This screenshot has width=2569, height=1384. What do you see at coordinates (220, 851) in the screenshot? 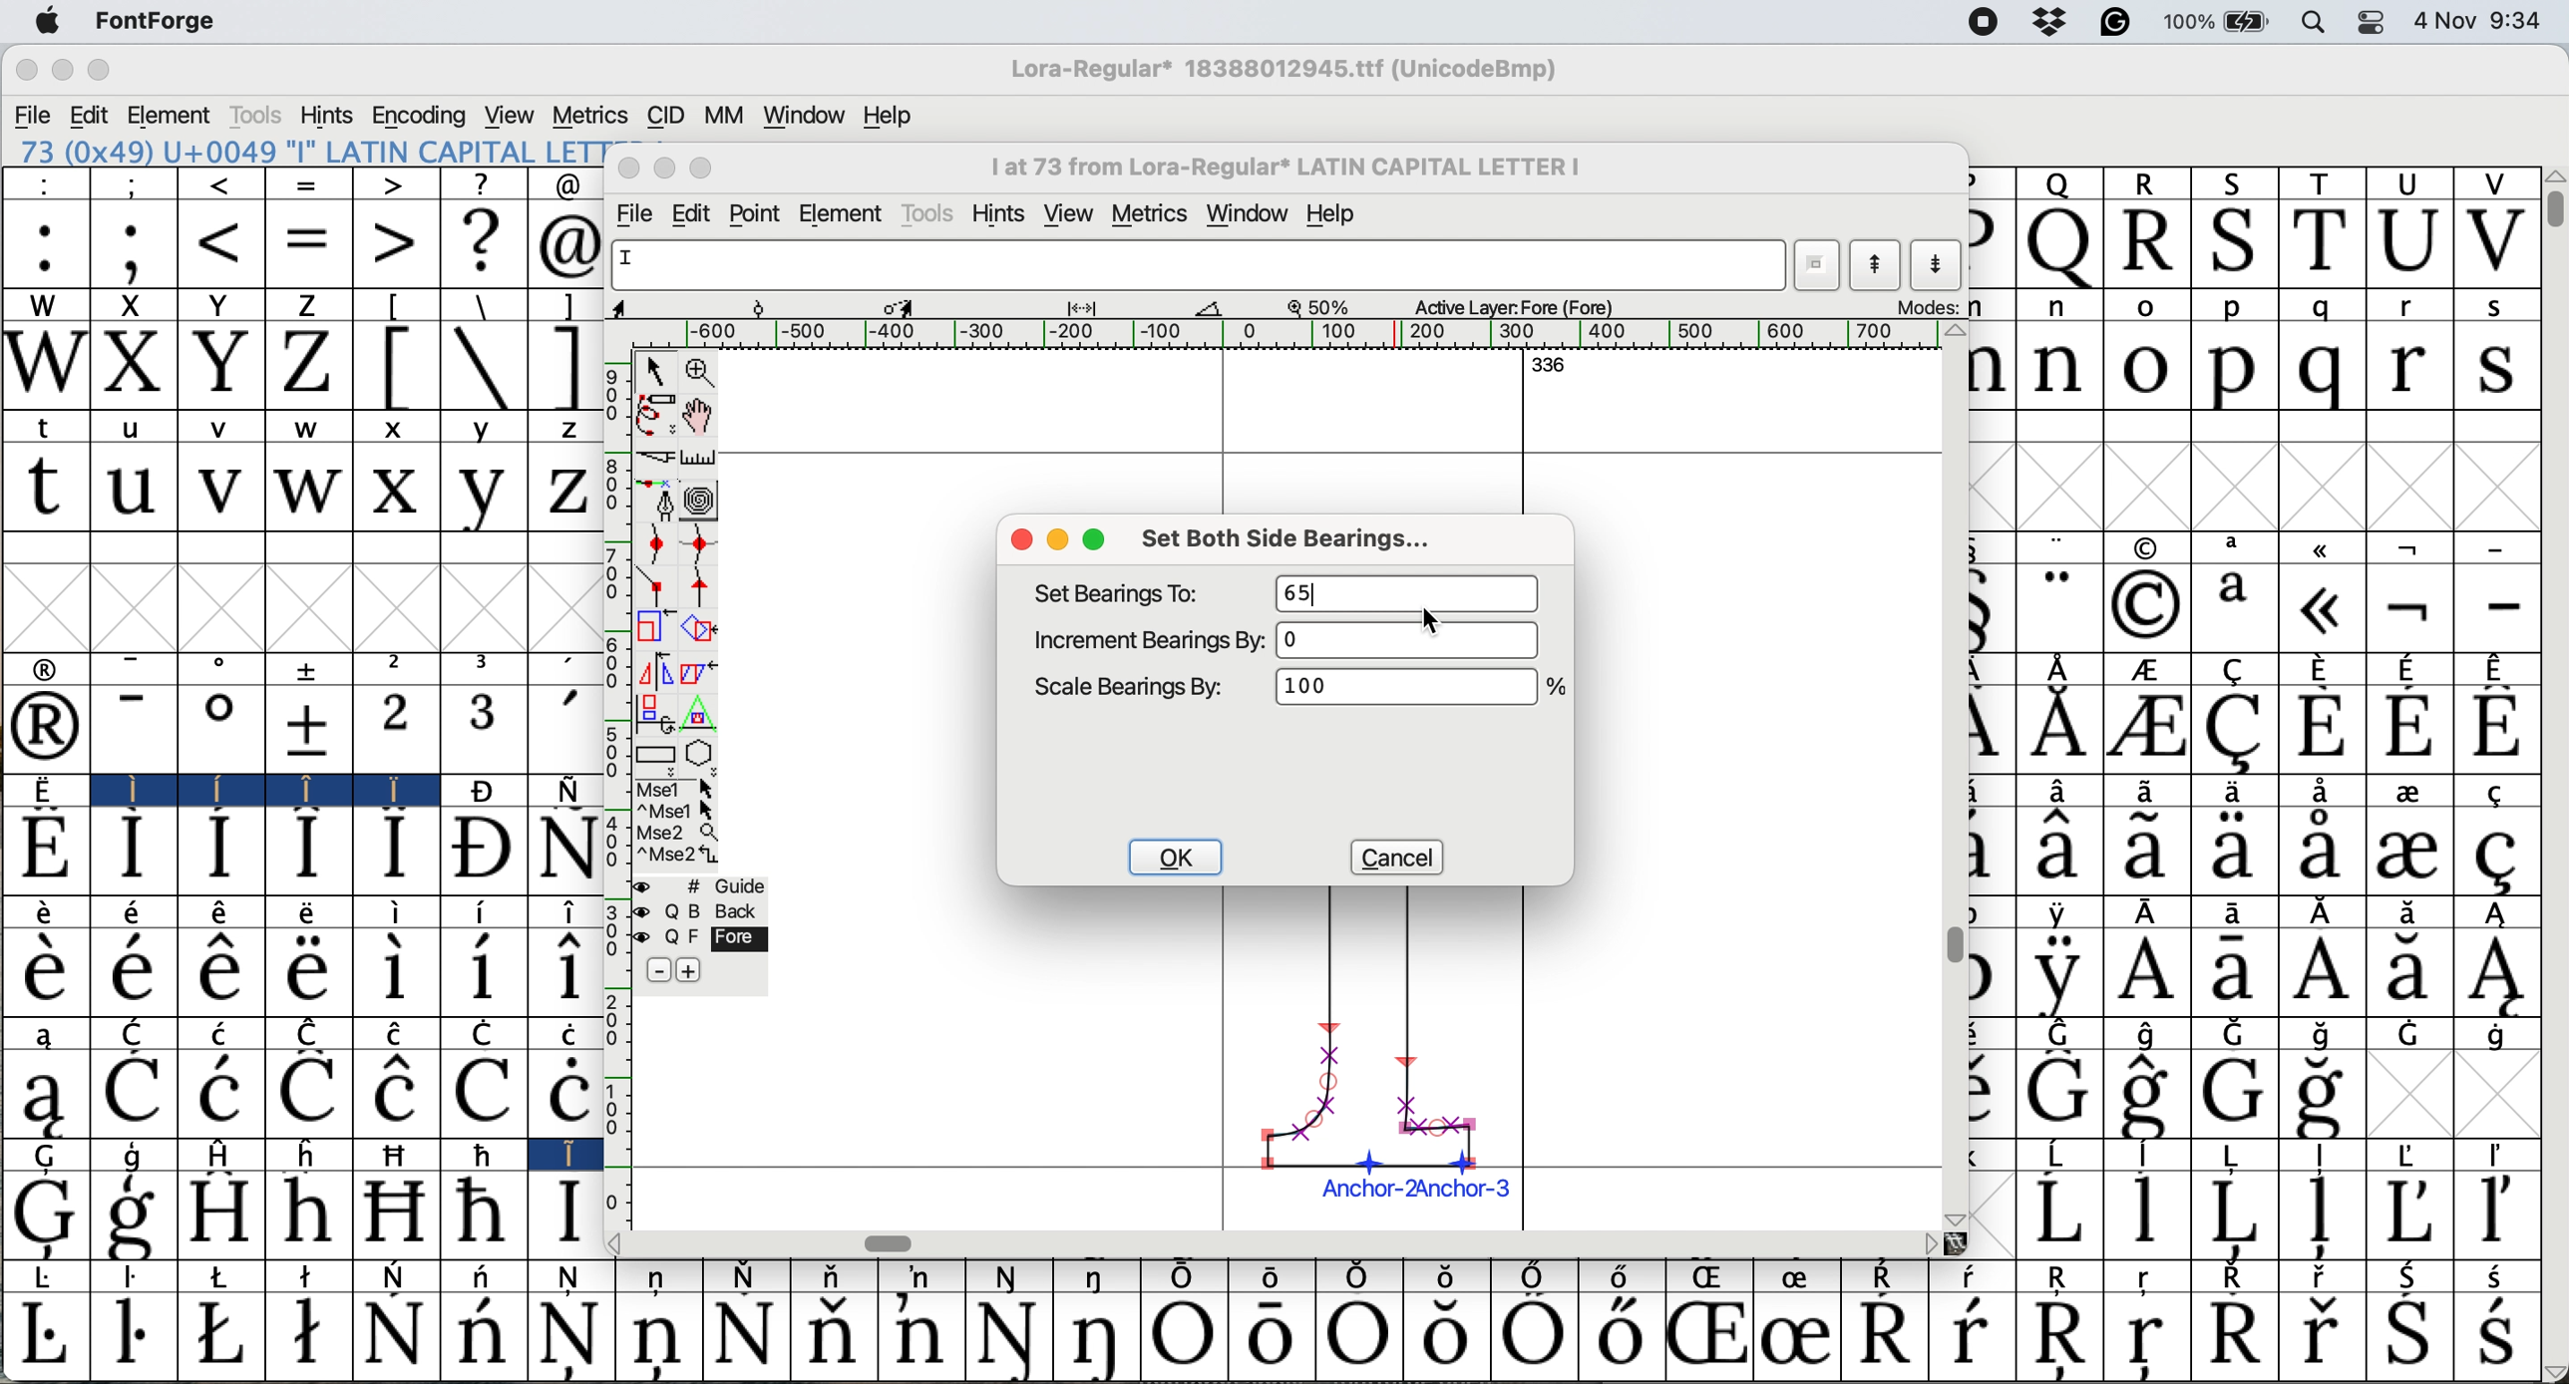
I see `Symbol` at bounding box center [220, 851].